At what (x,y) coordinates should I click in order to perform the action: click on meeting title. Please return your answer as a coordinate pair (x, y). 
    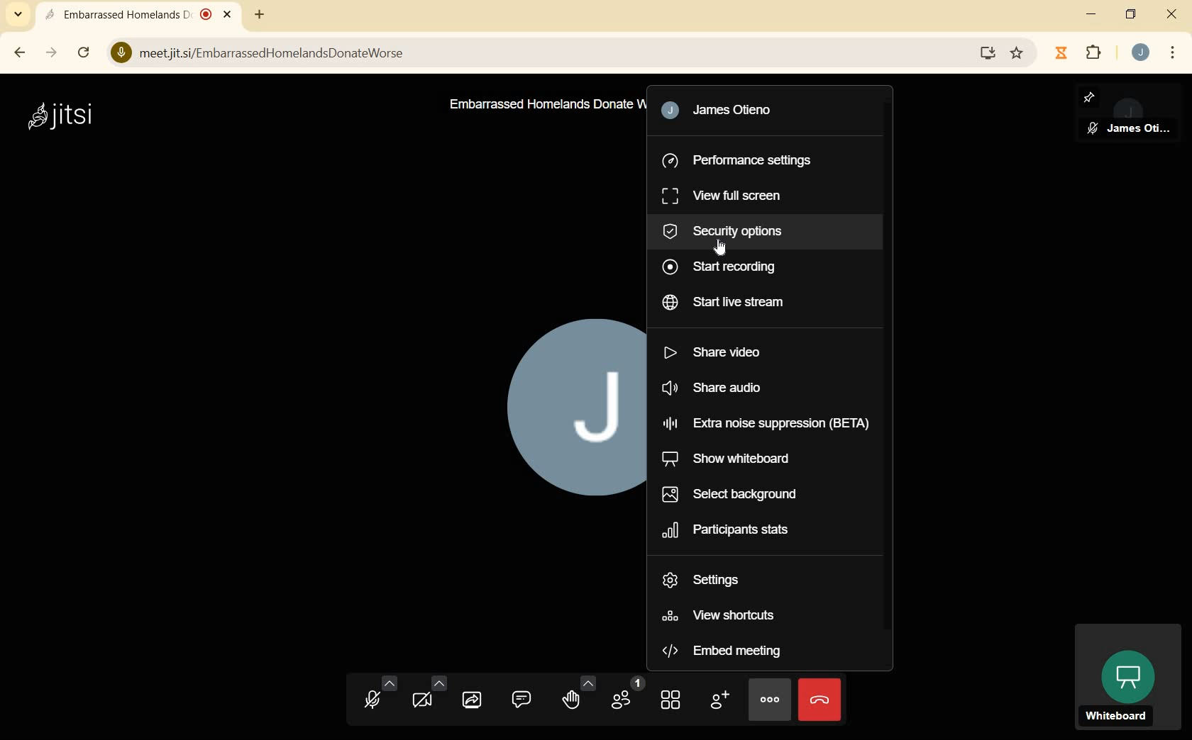
    Looking at the image, I should click on (539, 106).